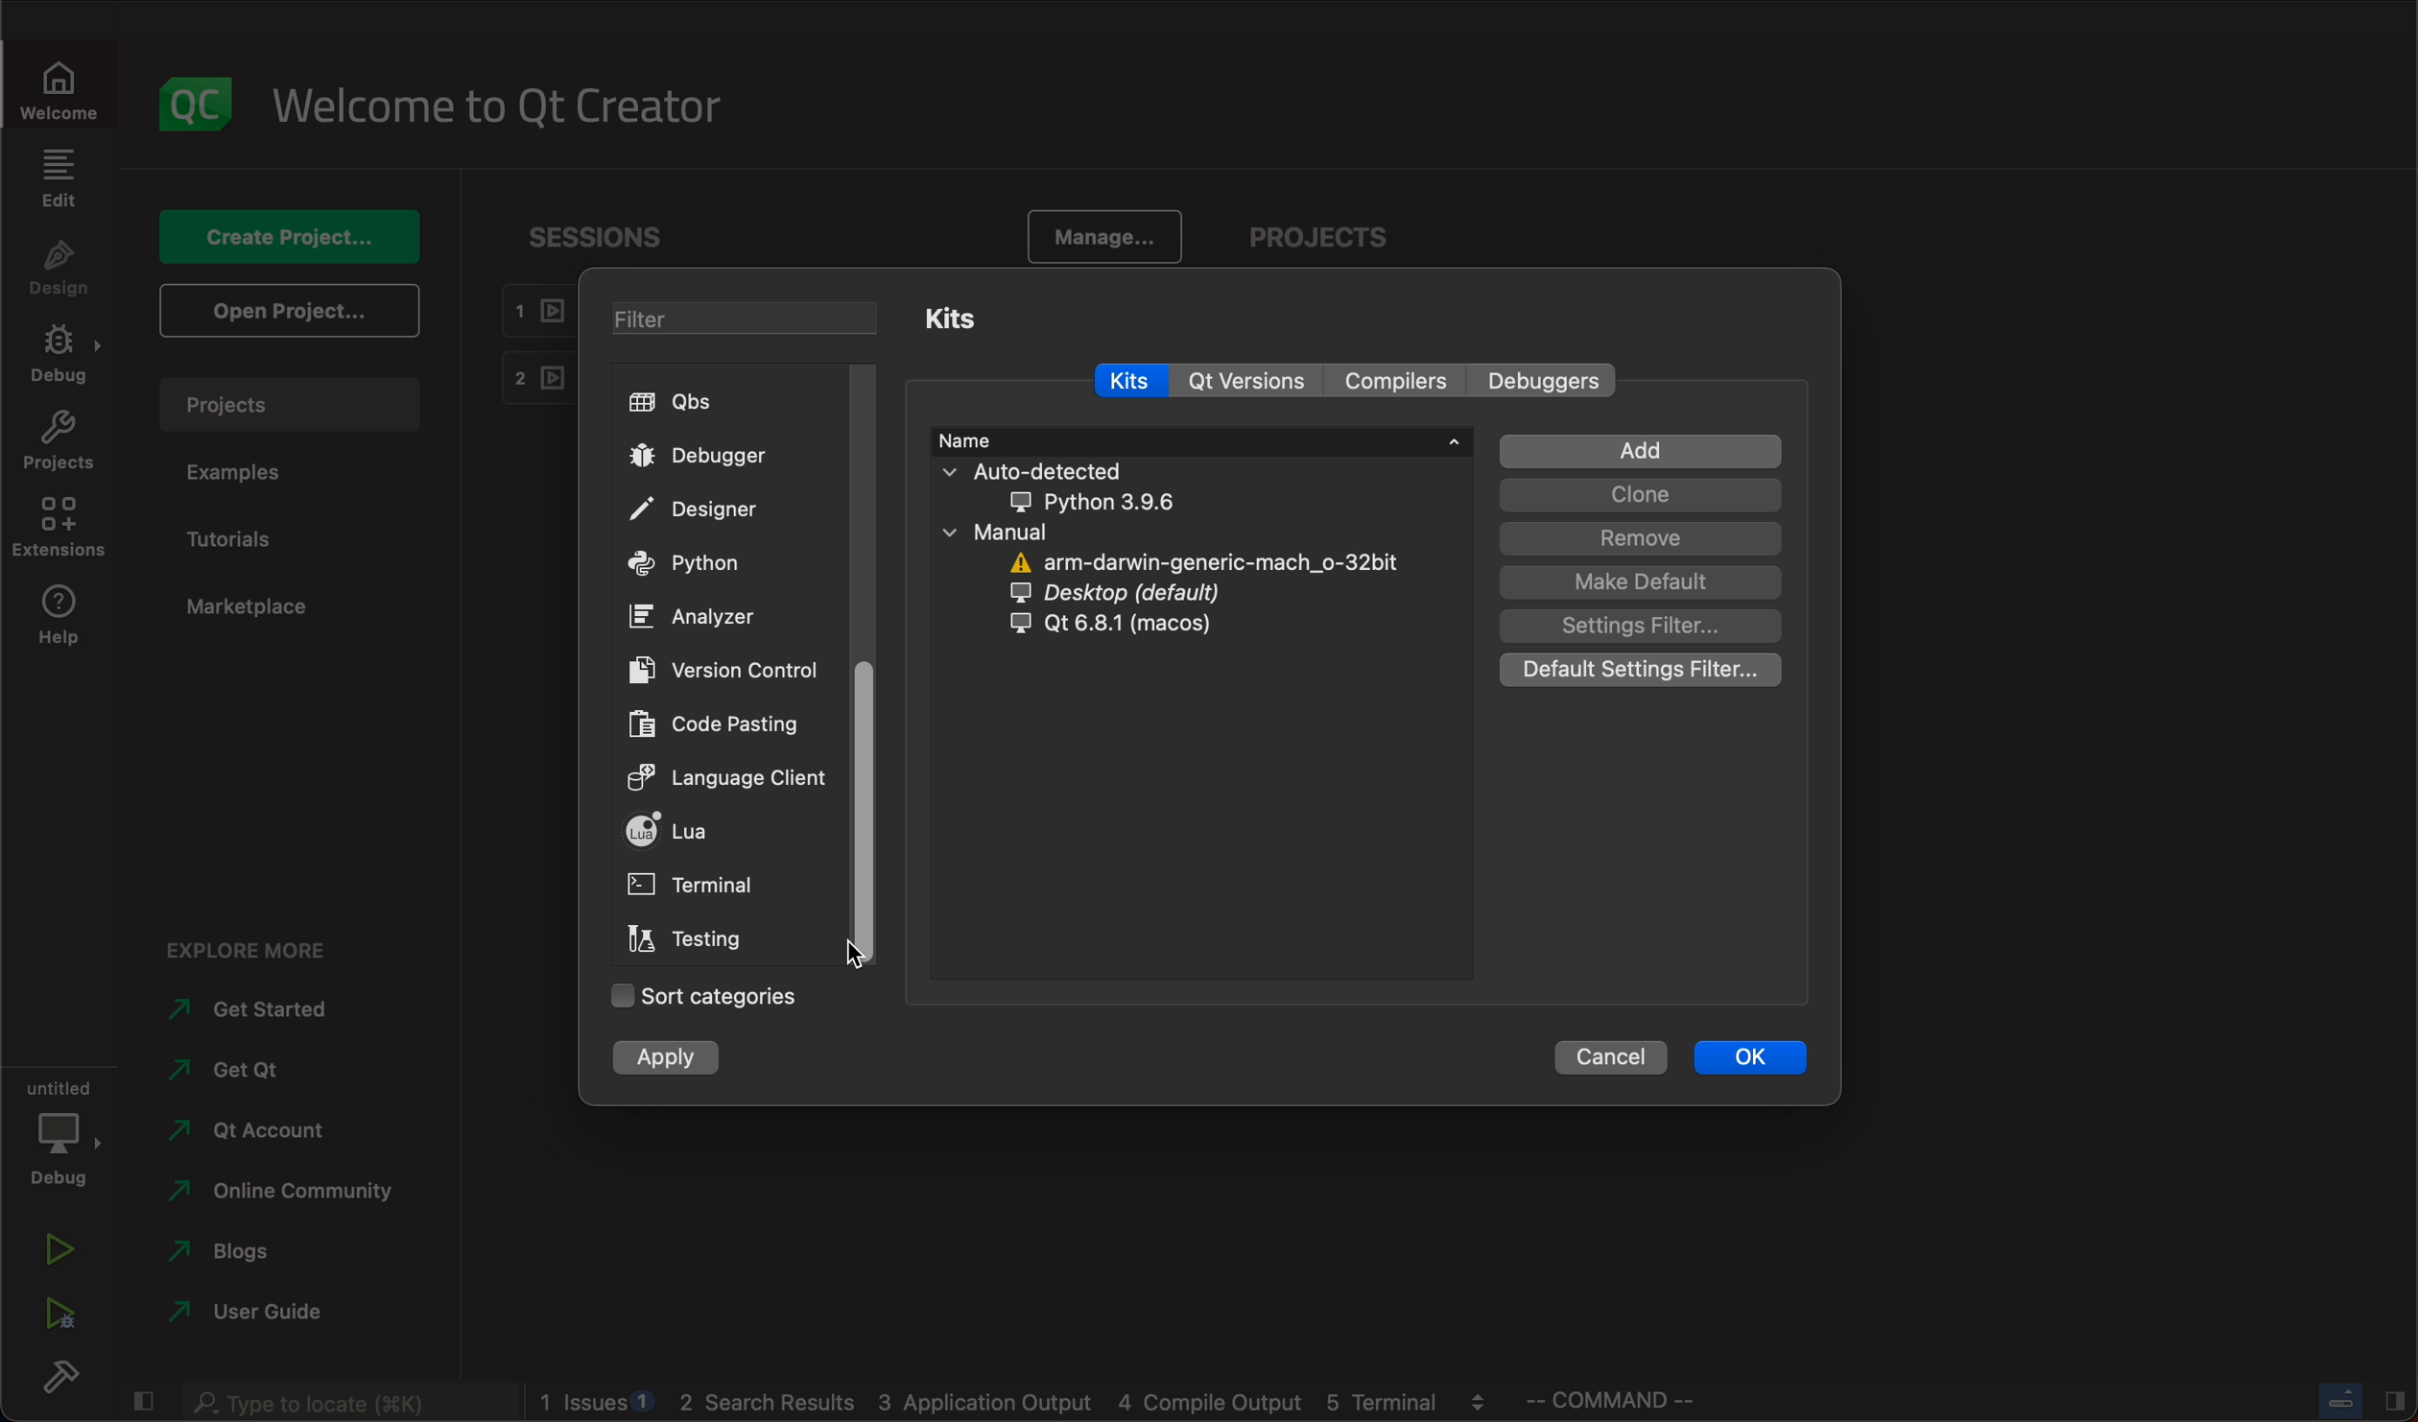 Image resolution: width=2418 pixels, height=1422 pixels. Describe the element at coordinates (68, 1382) in the screenshot. I see `build` at that location.